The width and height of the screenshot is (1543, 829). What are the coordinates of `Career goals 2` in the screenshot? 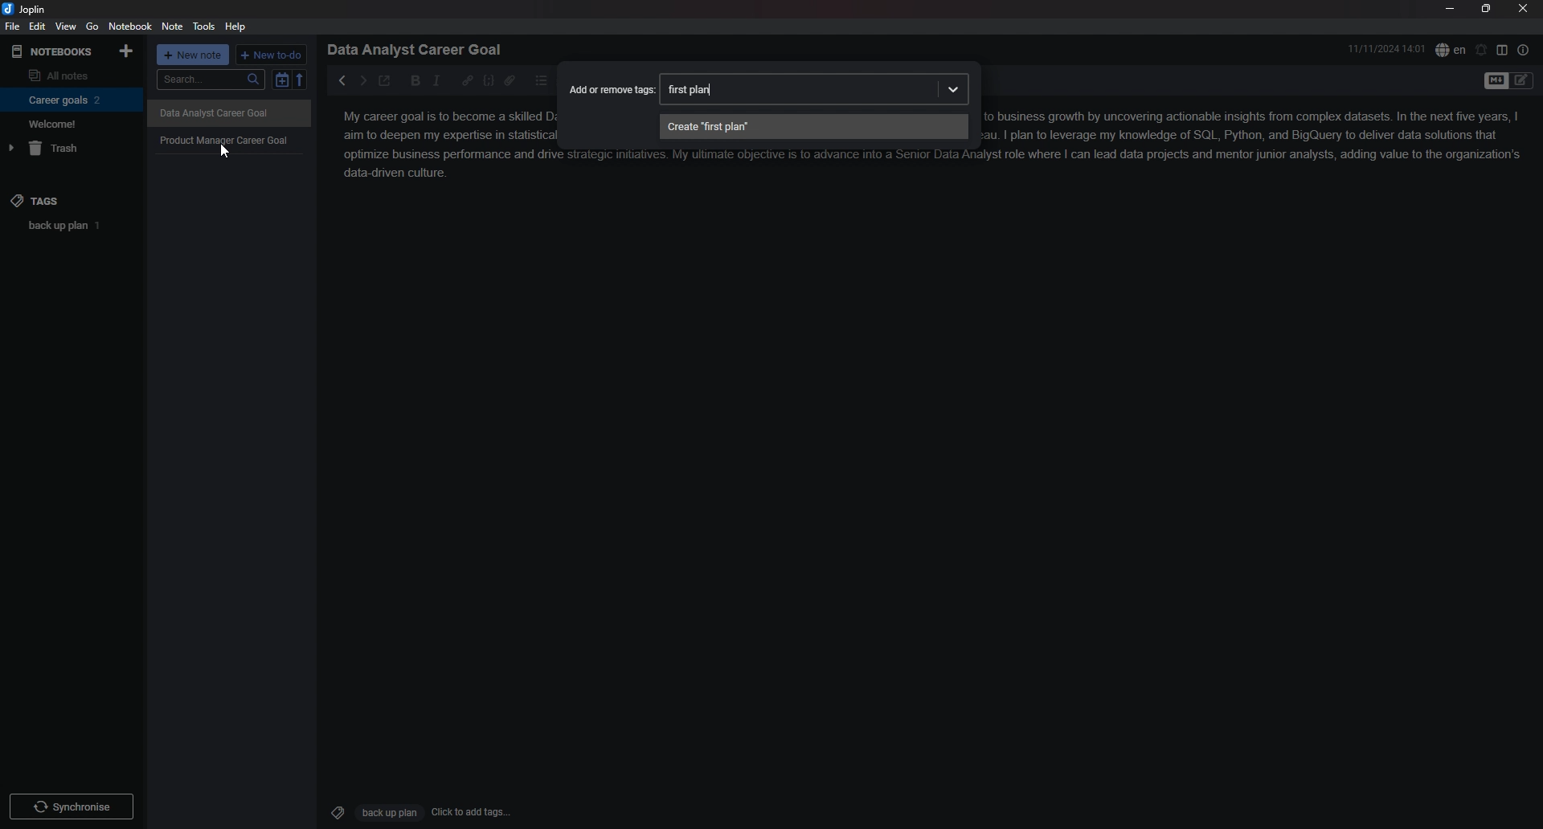 It's located at (68, 100).